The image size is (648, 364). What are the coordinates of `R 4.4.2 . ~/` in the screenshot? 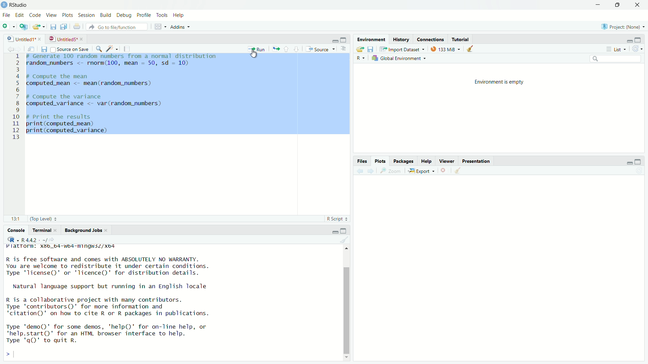 It's located at (34, 240).